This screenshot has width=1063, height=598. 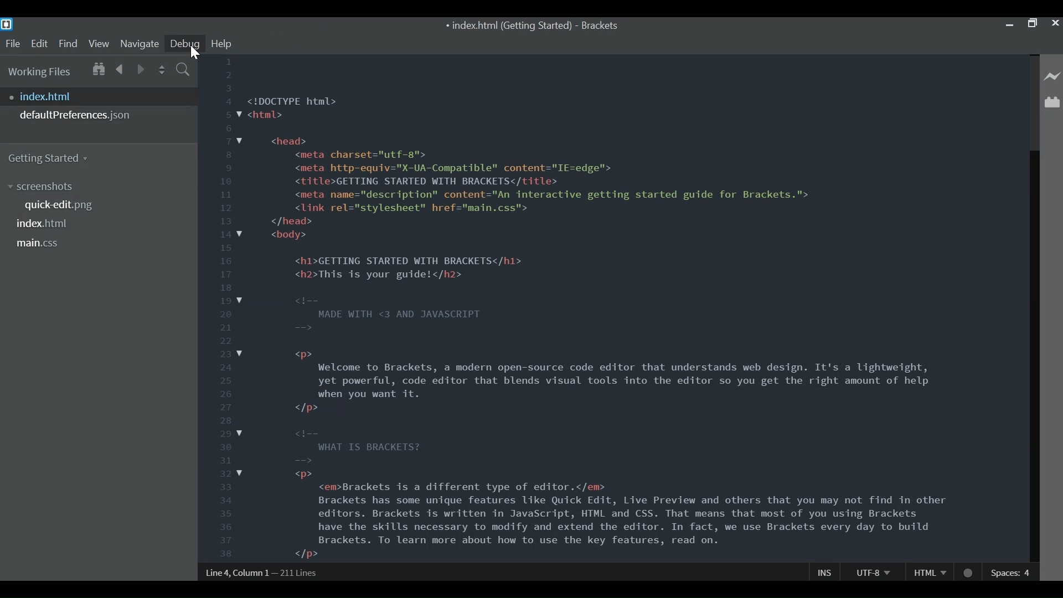 I want to click on Ins, so click(x=825, y=572).